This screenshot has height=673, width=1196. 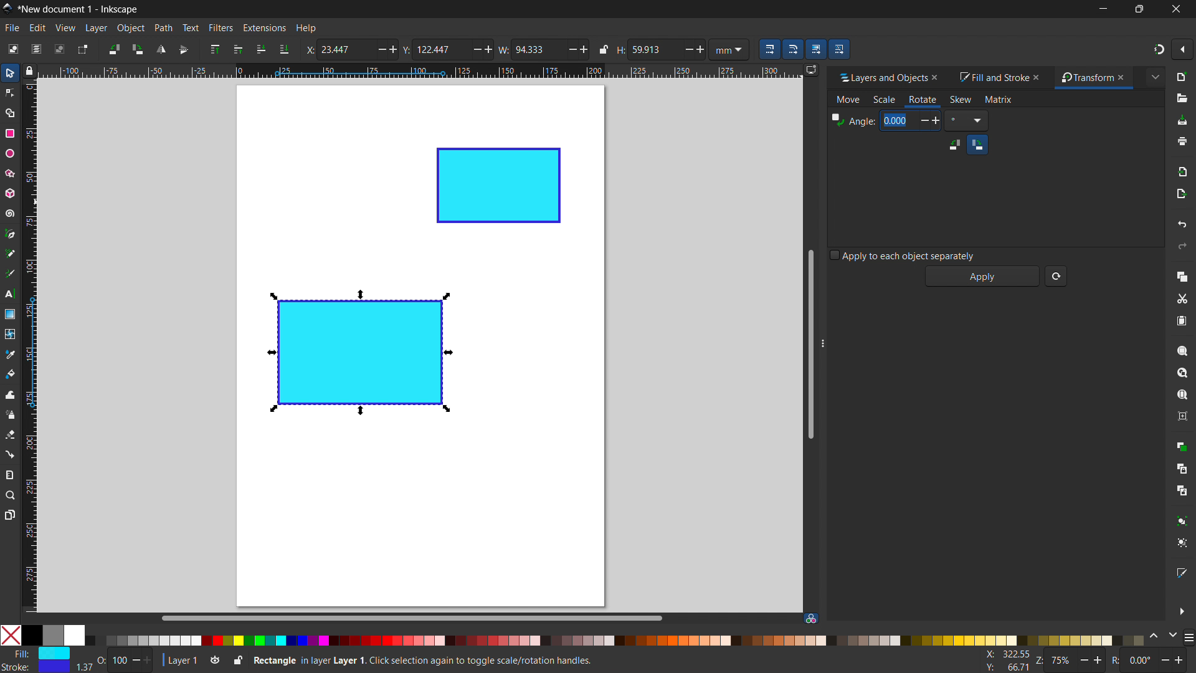 I want to click on import, so click(x=1184, y=171).